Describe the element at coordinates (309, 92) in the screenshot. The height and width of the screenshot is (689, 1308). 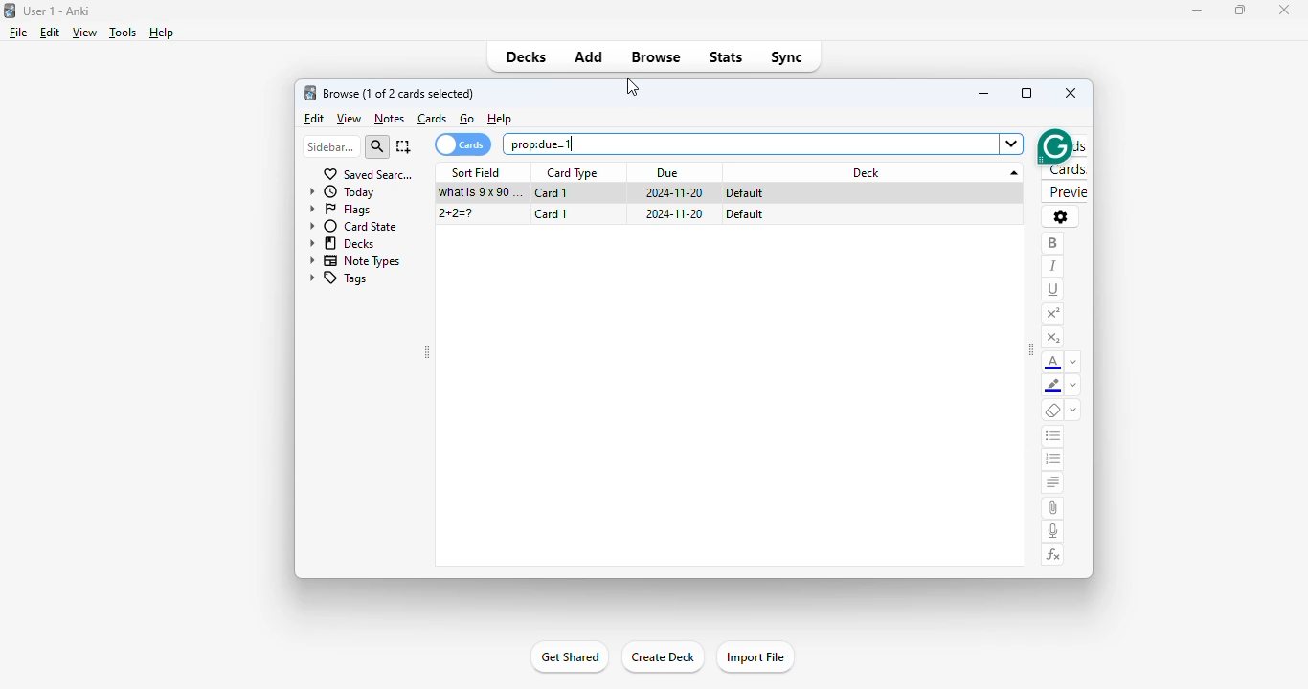
I see `logo` at that location.